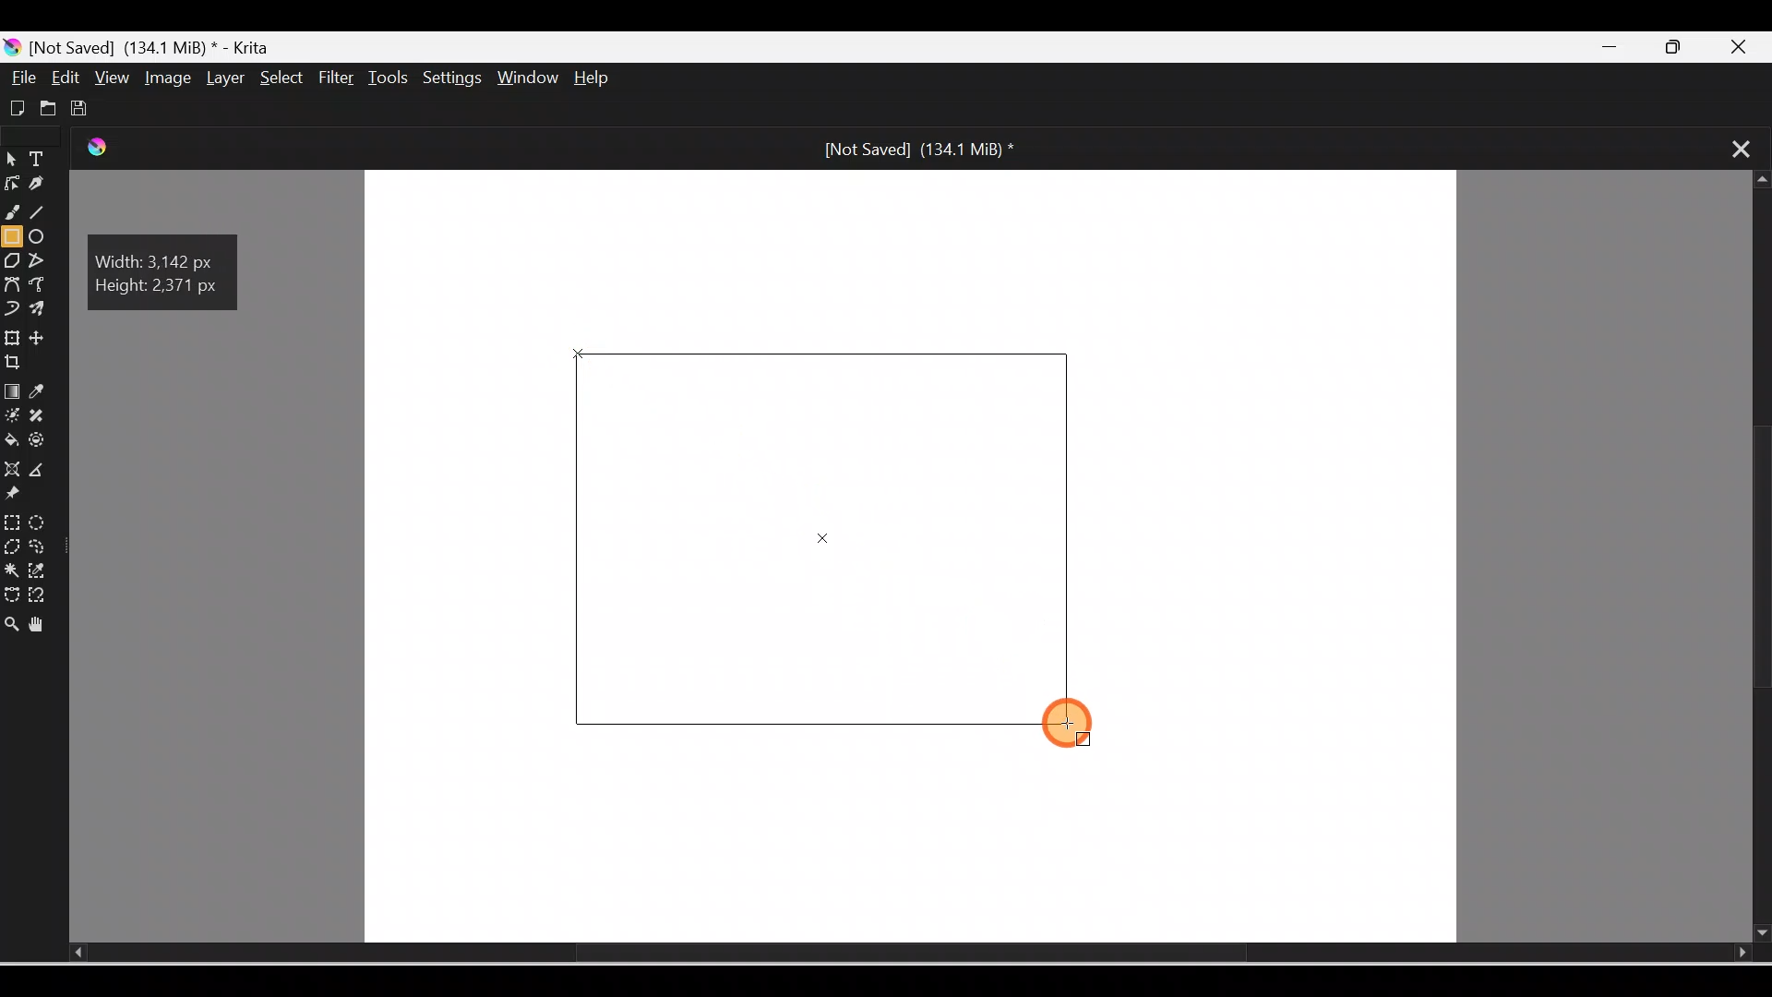 This screenshot has height=997, width=1772. Describe the element at coordinates (15, 215) in the screenshot. I see `Freehand brush tool` at that location.